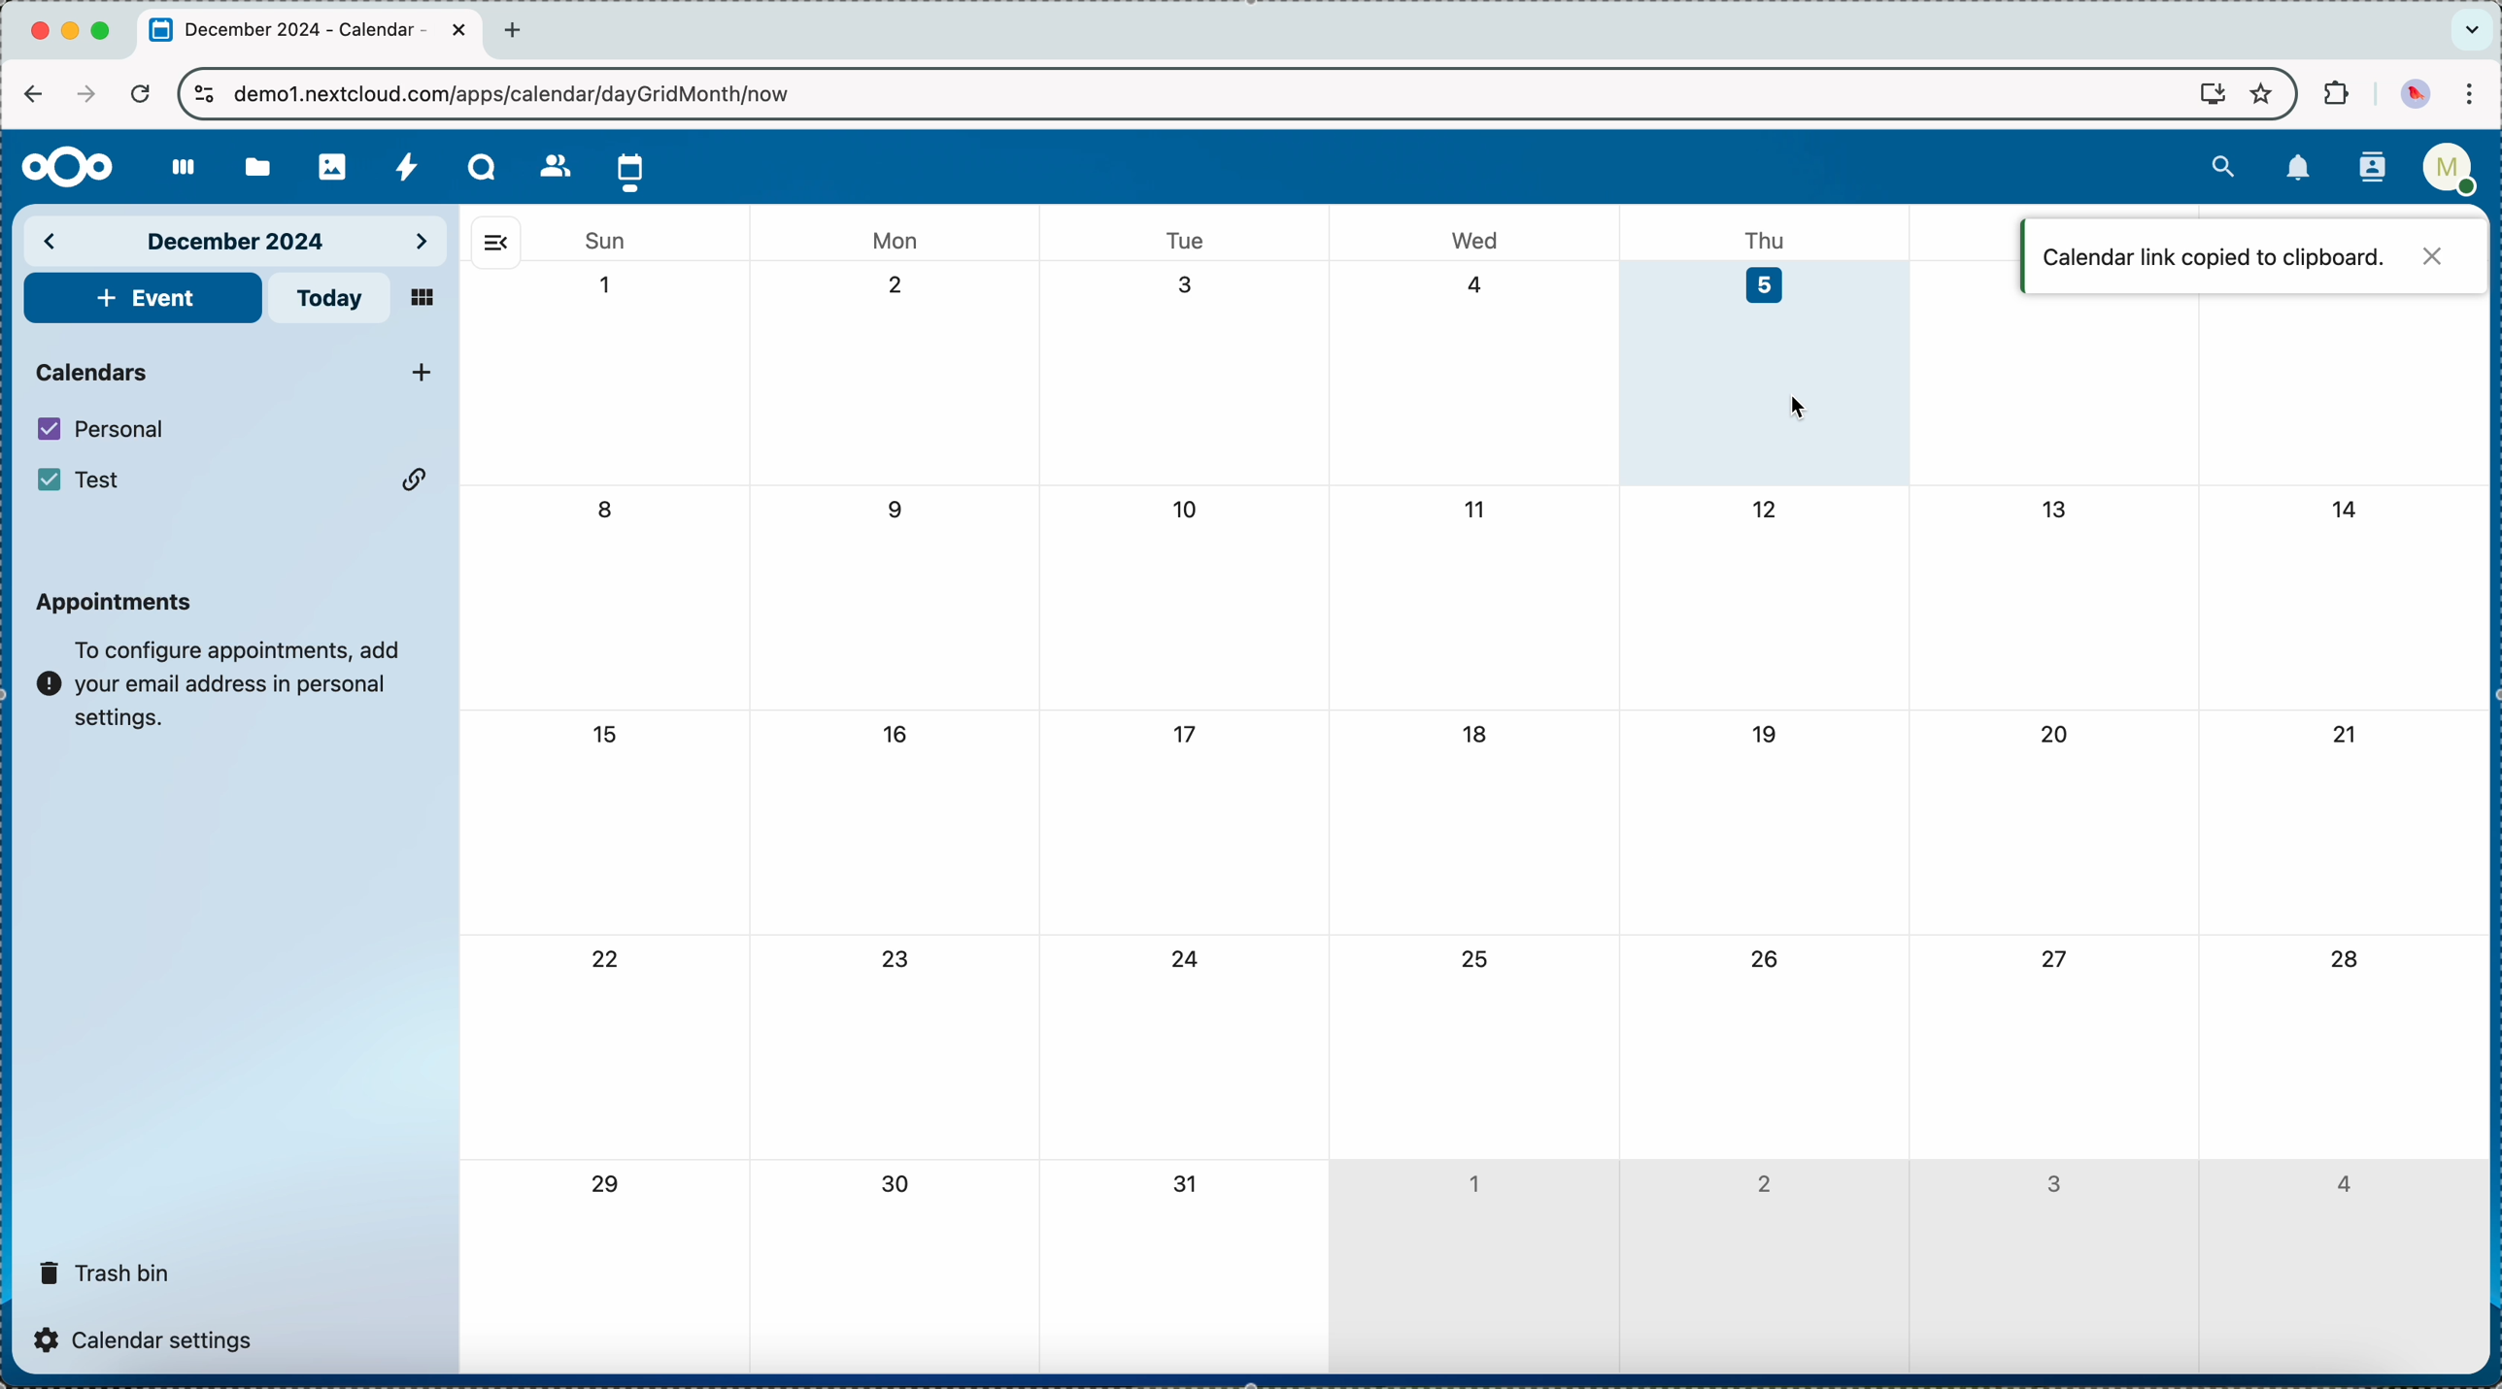 The width and height of the screenshot is (2502, 1389). Describe the element at coordinates (408, 166) in the screenshot. I see `activity` at that location.